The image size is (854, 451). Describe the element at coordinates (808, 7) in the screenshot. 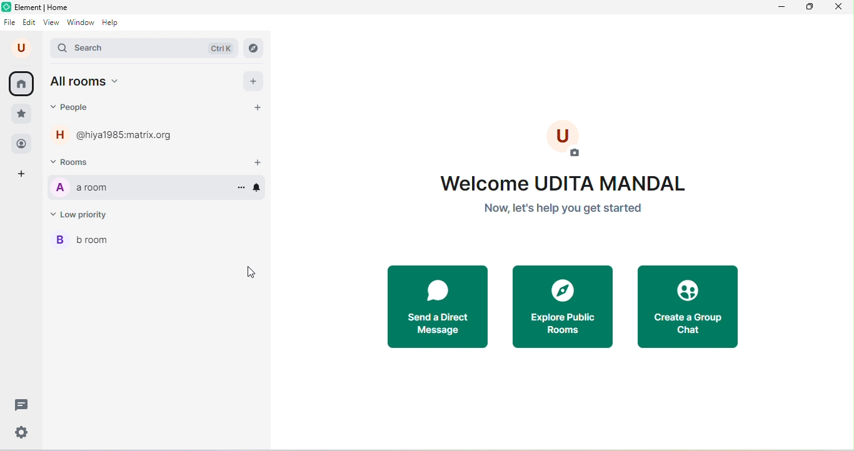

I see `maximize` at that location.